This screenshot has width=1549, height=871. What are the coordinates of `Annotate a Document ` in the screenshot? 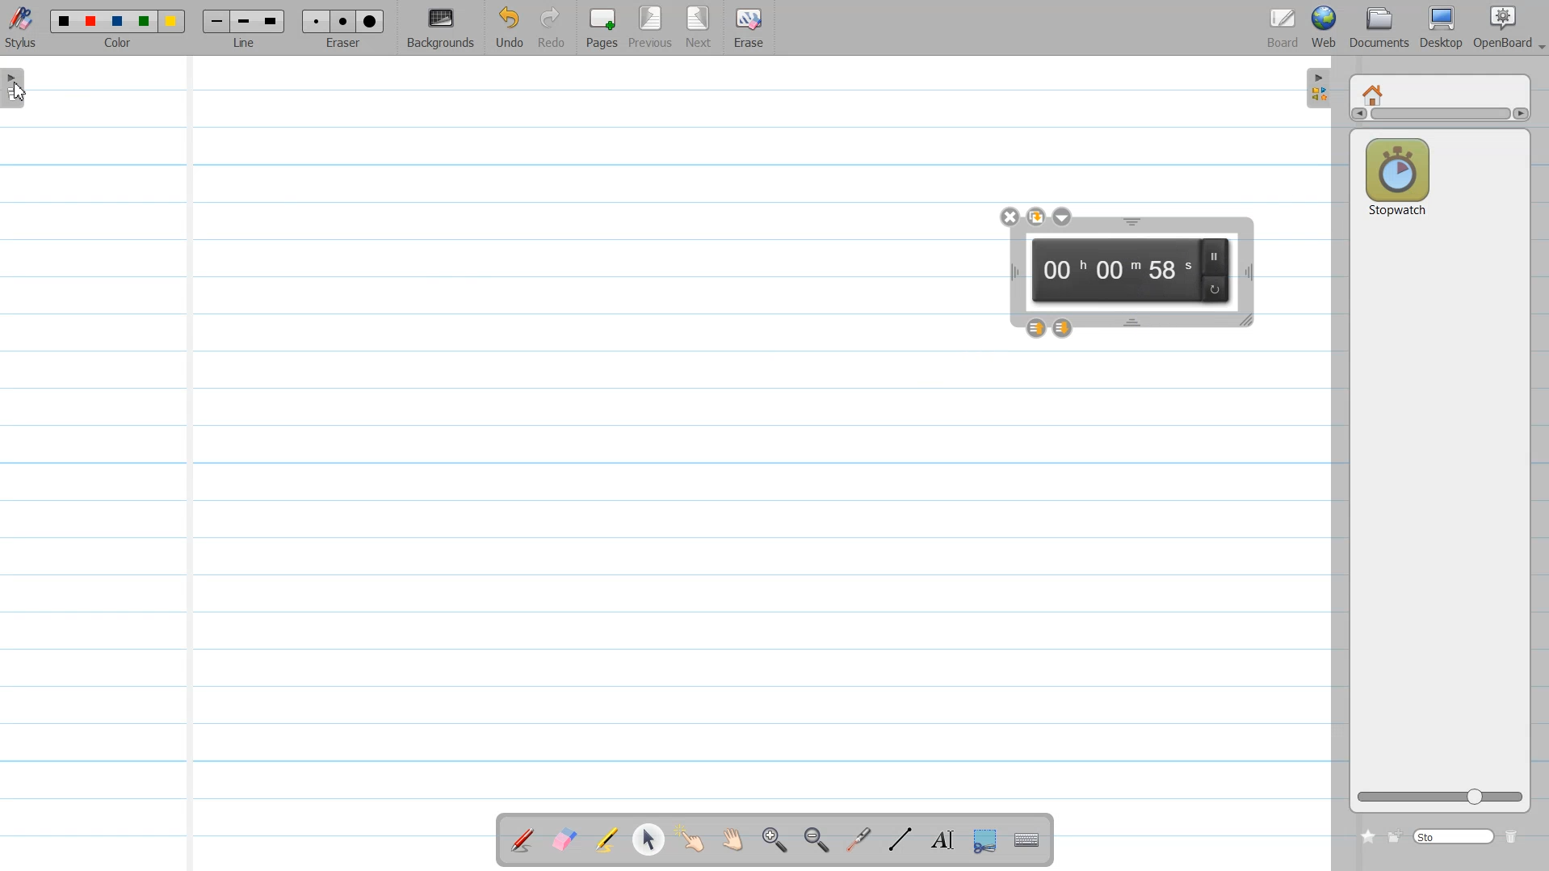 It's located at (523, 839).